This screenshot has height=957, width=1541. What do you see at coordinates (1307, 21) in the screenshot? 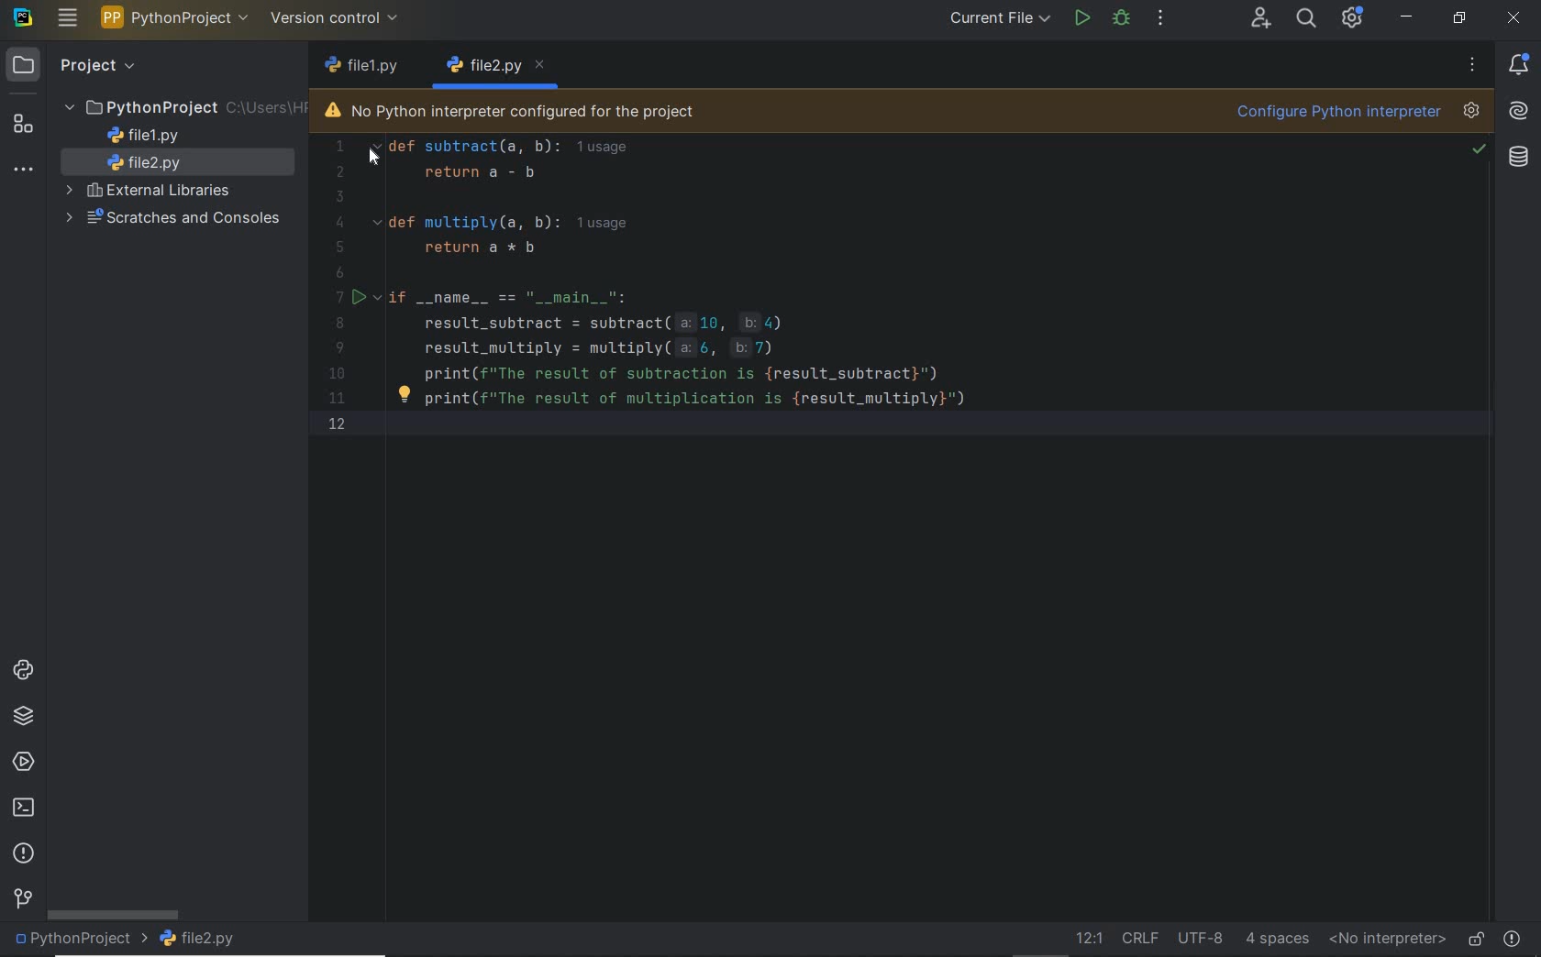
I see `search everywhere` at bounding box center [1307, 21].